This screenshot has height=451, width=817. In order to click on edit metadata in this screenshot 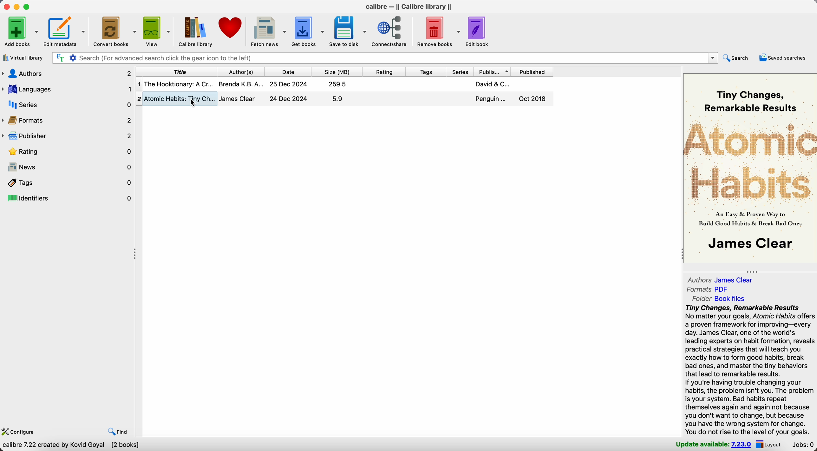, I will do `click(66, 32)`.